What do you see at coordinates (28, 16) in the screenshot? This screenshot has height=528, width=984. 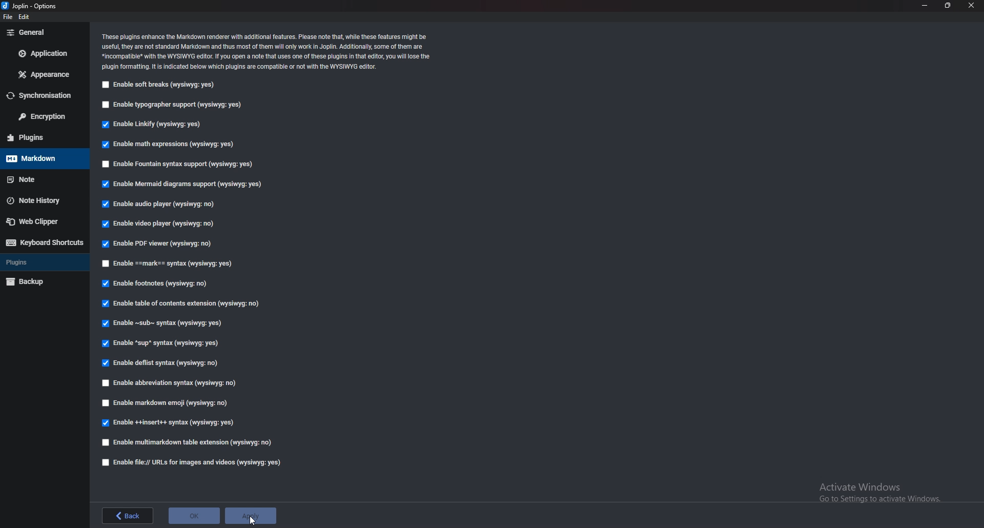 I see `edit` at bounding box center [28, 16].